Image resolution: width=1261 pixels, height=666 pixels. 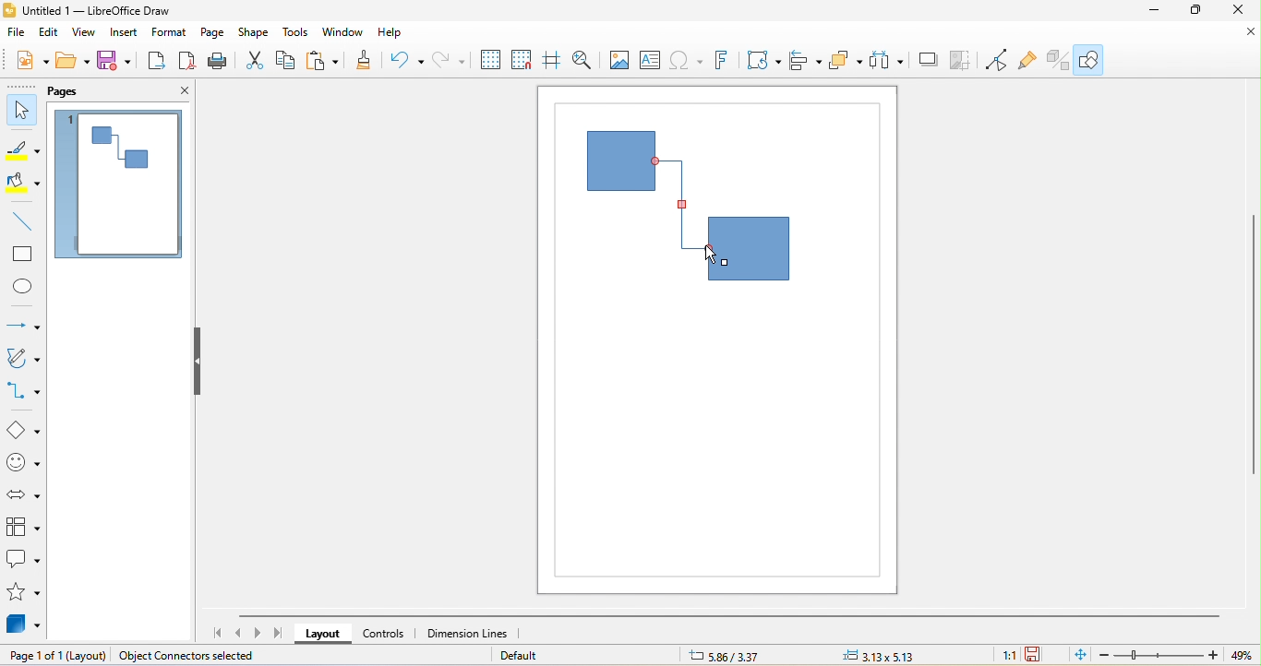 I want to click on help, so click(x=392, y=33).